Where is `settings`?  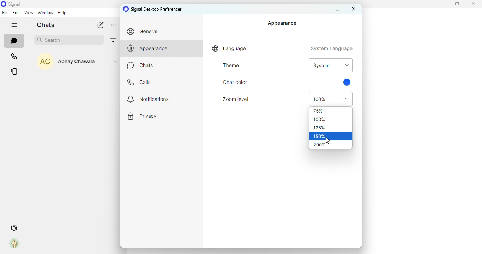
settings is located at coordinates (14, 228).